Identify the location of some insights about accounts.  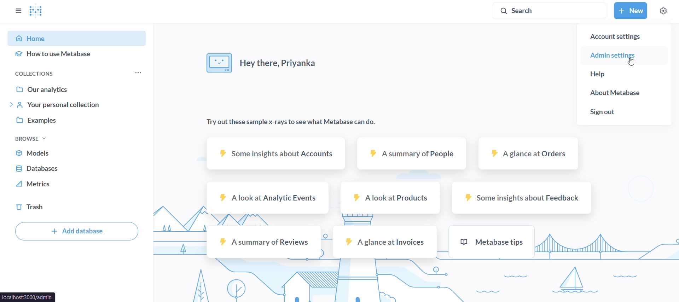
(276, 153).